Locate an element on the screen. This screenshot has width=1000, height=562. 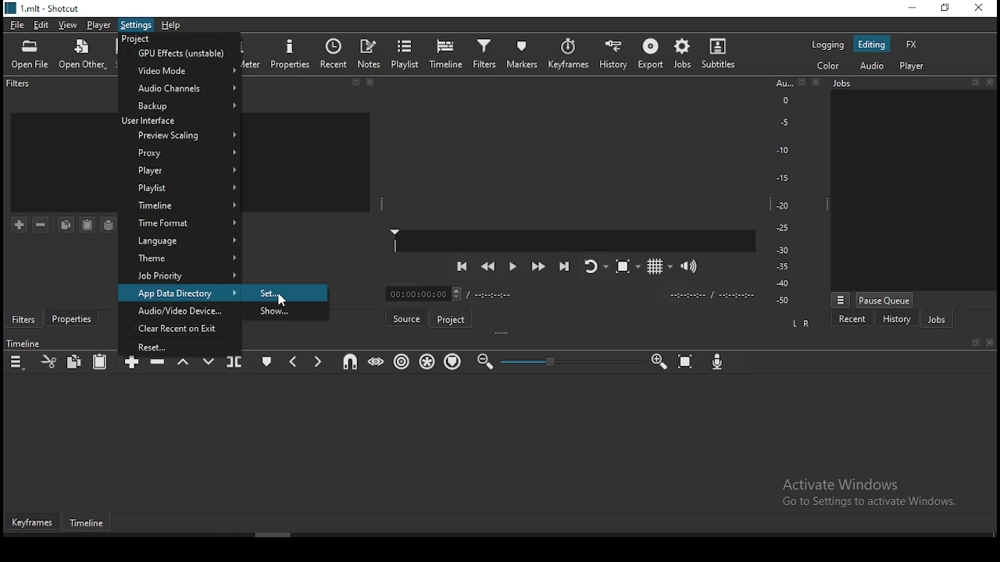
audio is located at coordinates (874, 66).